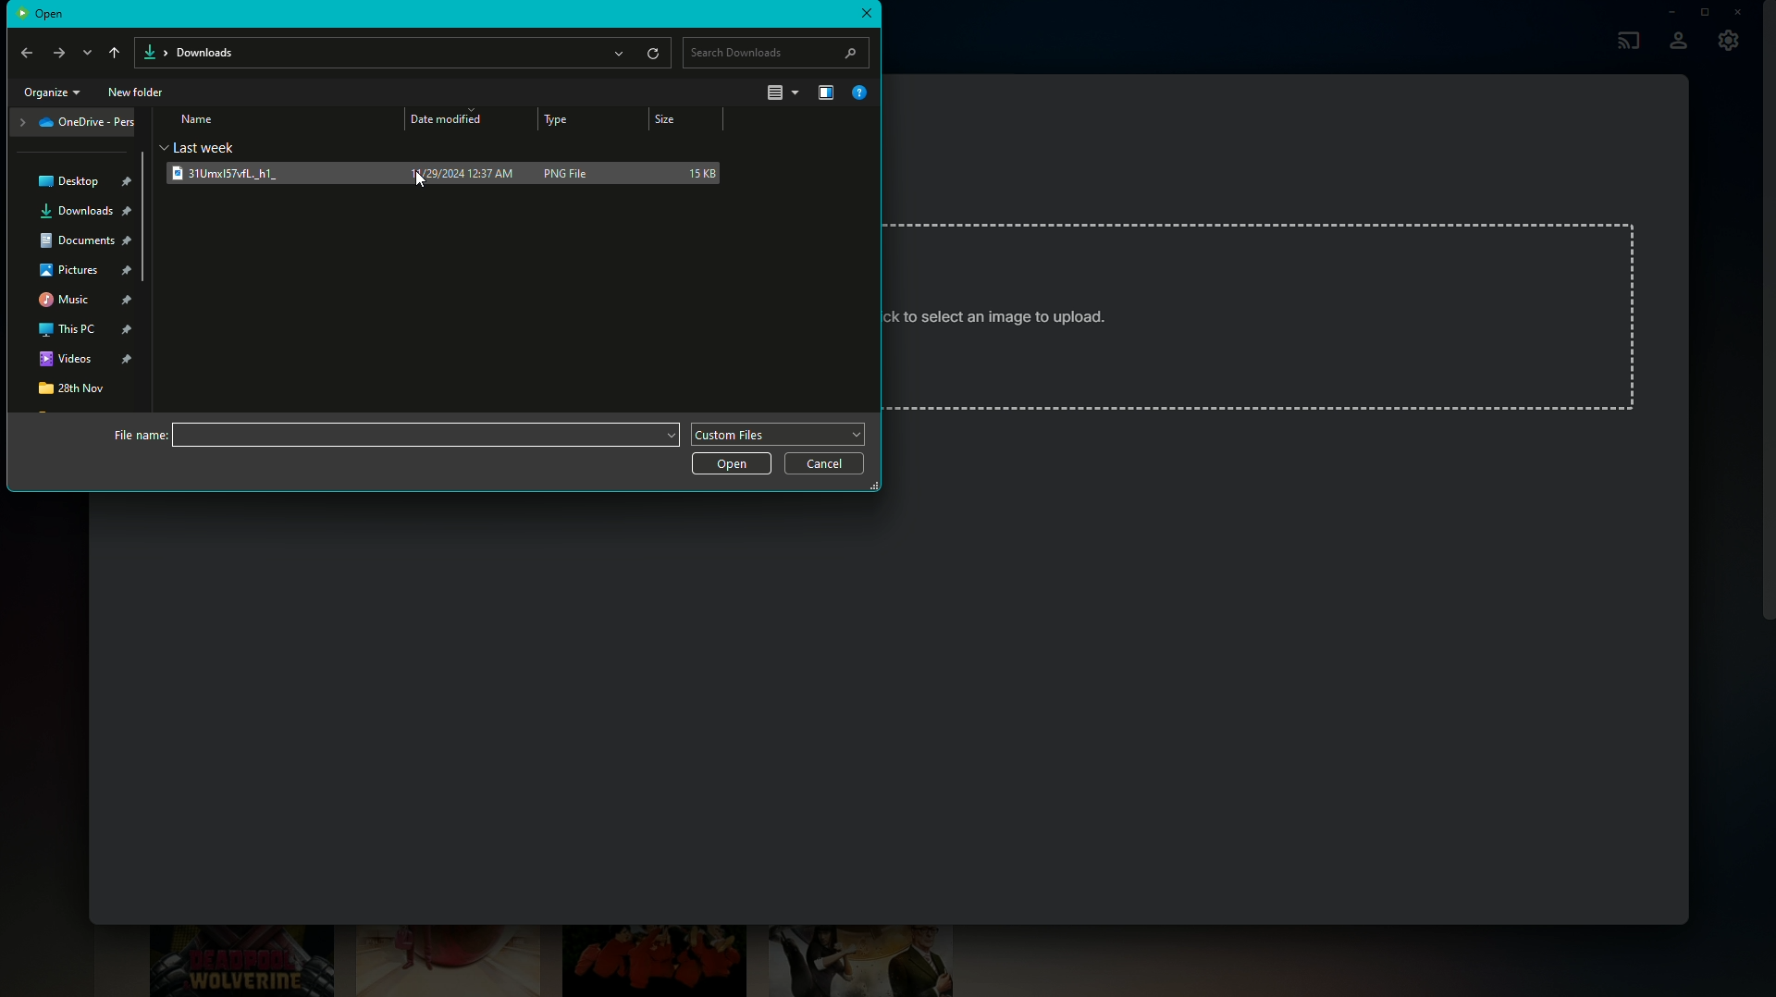  What do you see at coordinates (77, 126) in the screenshot?
I see `OneDrive` at bounding box center [77, 126].